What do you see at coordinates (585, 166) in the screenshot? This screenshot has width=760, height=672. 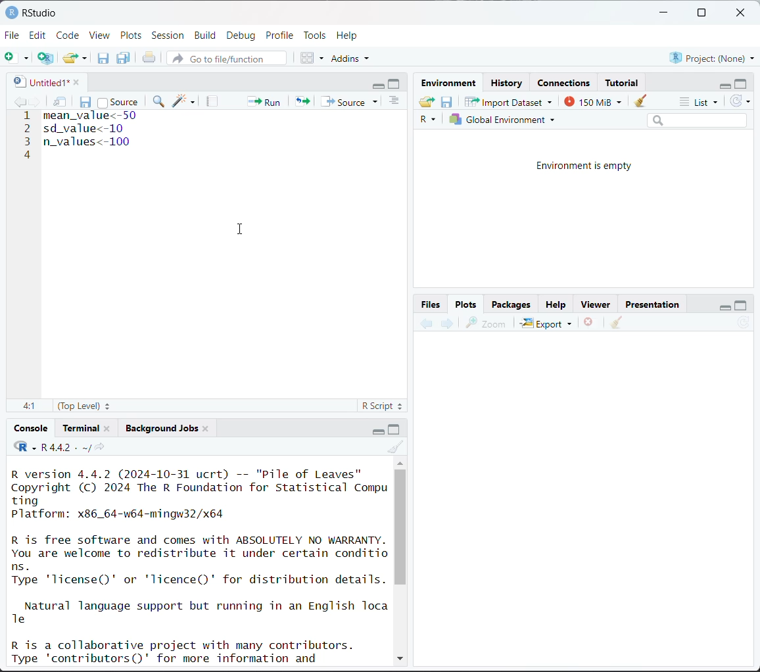 I see `Environment is empty` at bounding box center [585, 166].